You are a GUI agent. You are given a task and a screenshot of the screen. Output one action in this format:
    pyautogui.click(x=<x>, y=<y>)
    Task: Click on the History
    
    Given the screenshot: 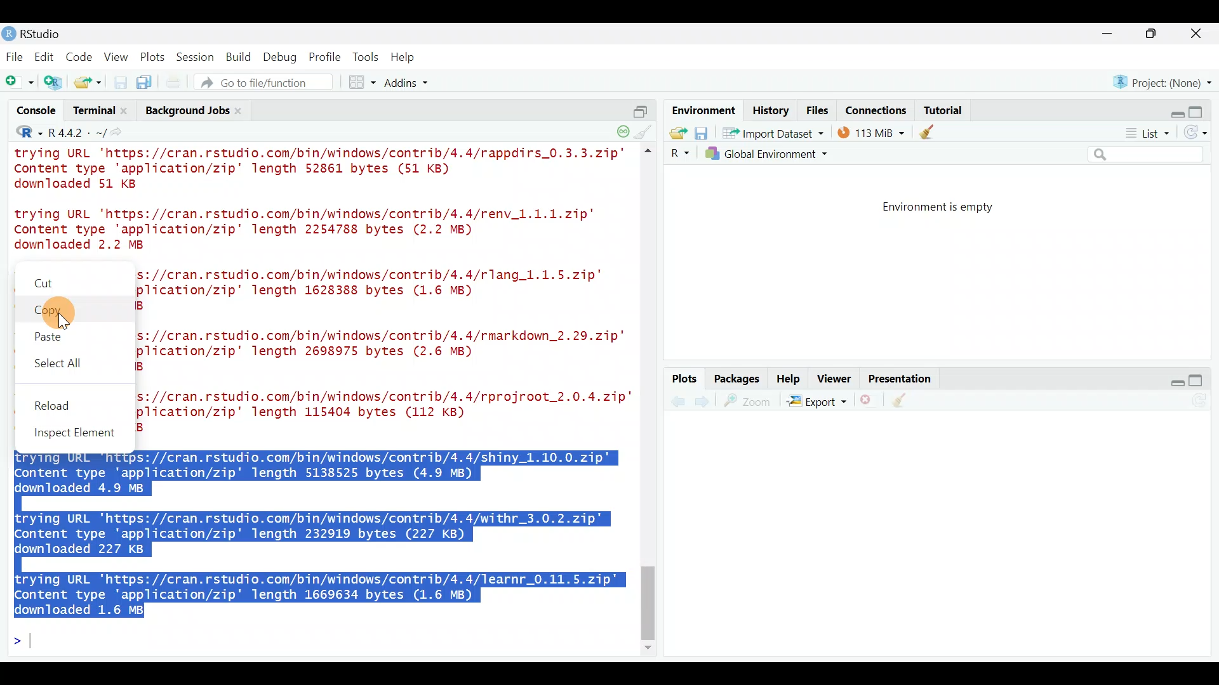 What is the action you would take?
    pyautogui.click(x=771, y=110)
    